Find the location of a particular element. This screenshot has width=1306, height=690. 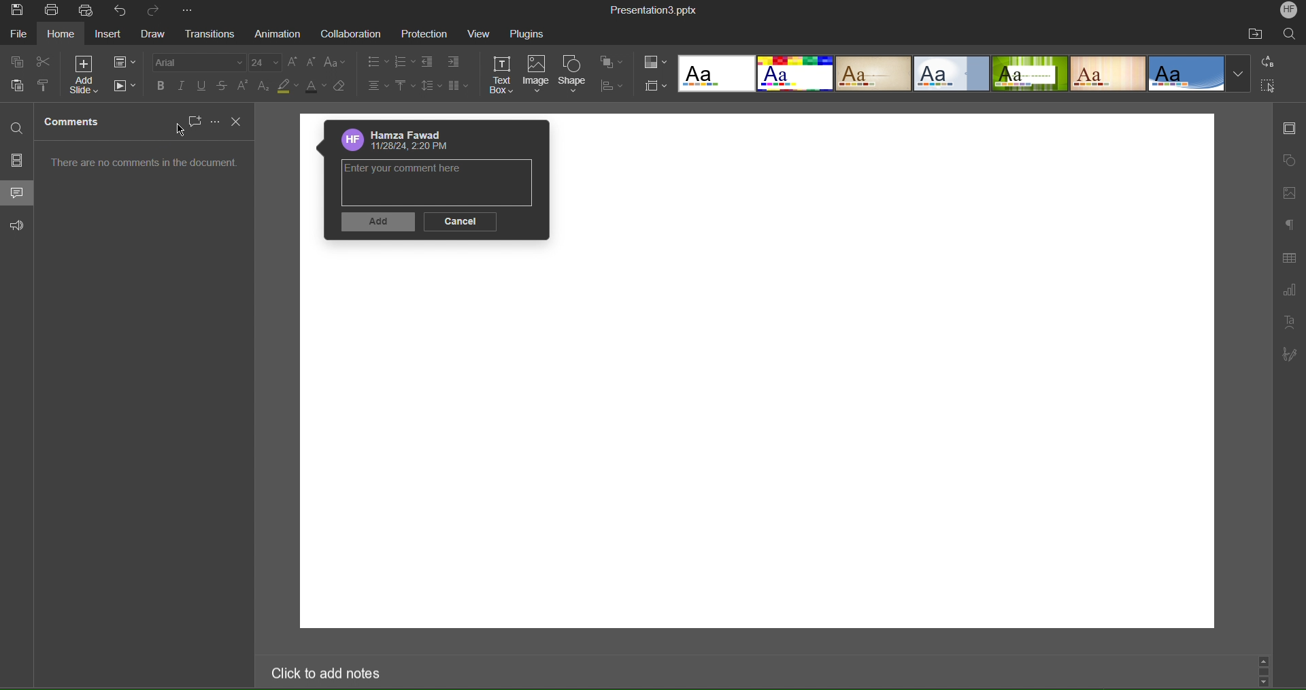

Print is located at coordinates (54, 10).